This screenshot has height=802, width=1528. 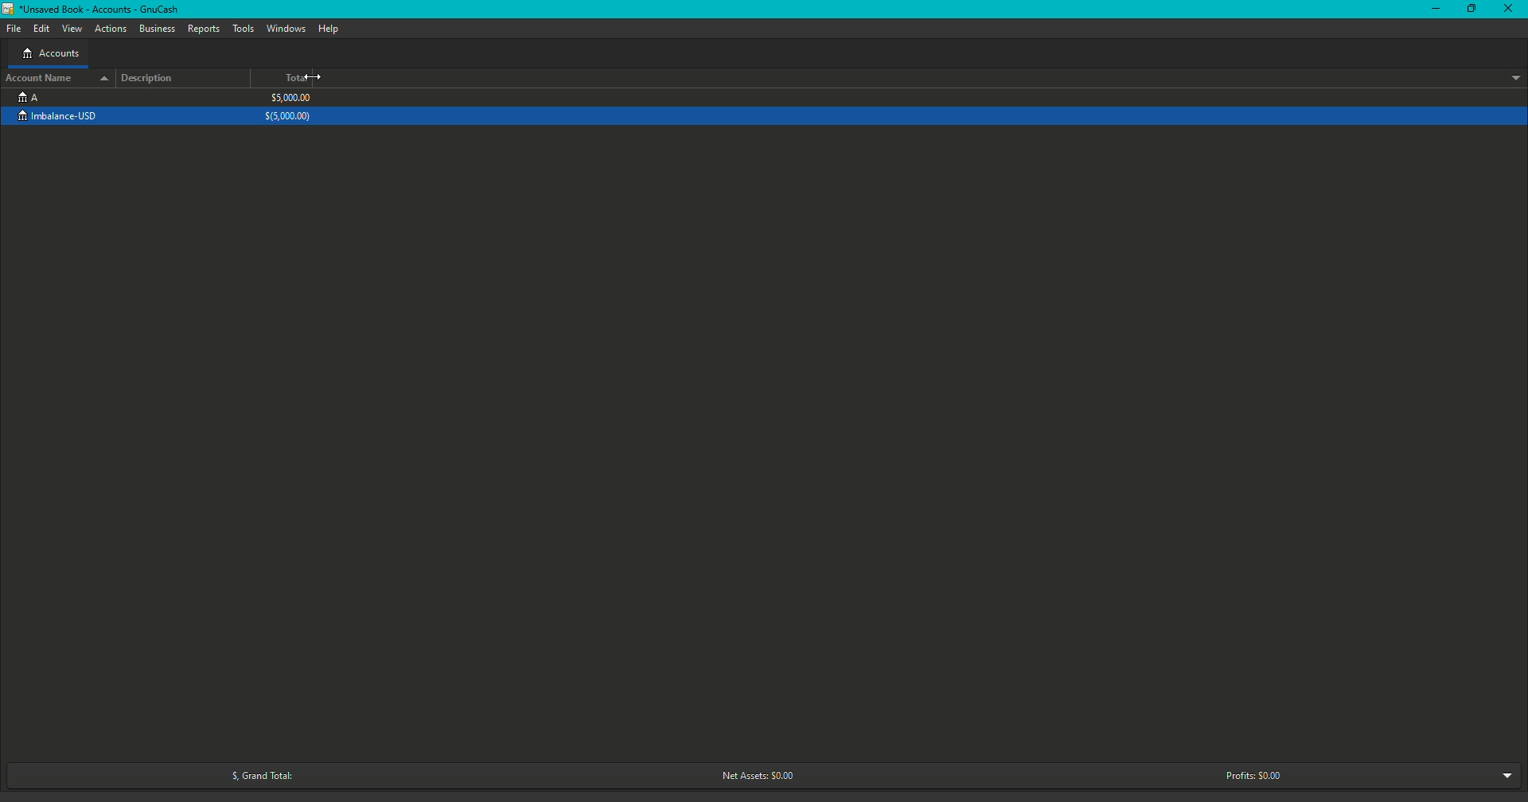 What do you see at coordinates (297, 79) in the screenshot?
I see `Total` at bounding box center [297, 79].